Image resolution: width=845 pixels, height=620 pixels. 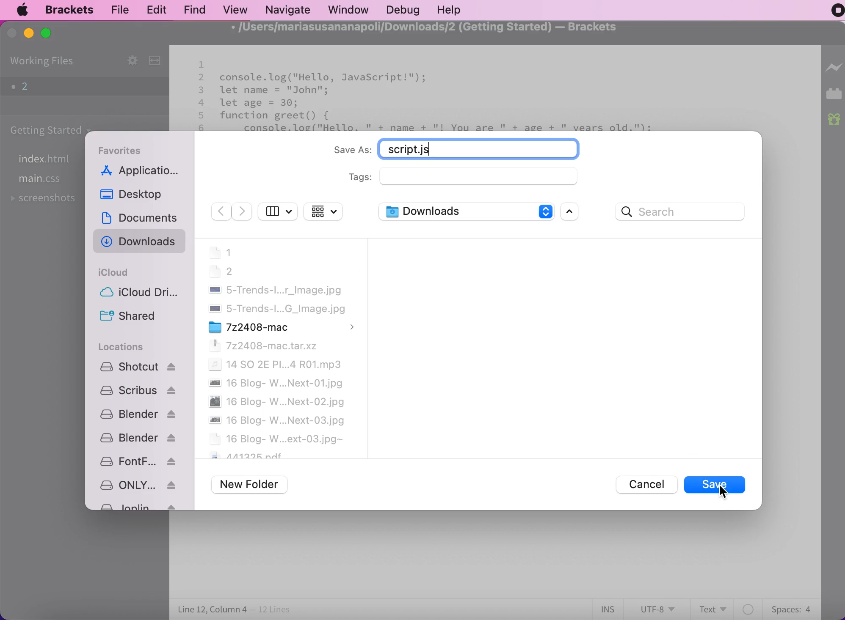 What do you see at coordinates (202, 128) in the screenshot?
I see `6` at bounding box center [202, 128].